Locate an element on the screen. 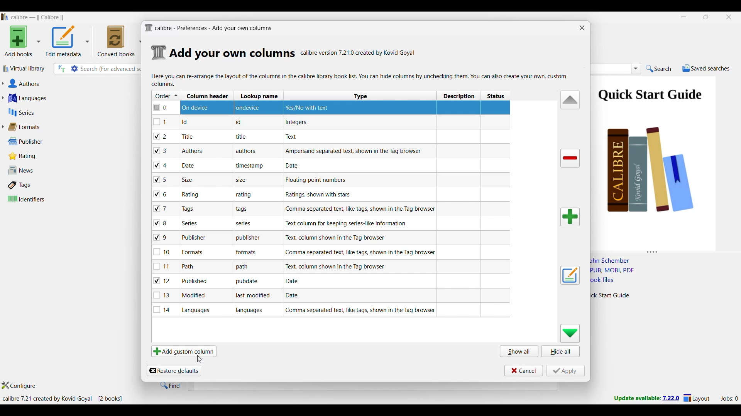 The height and width of the screenshot is (416, 741). Type column is located at coordinates (360, 96).